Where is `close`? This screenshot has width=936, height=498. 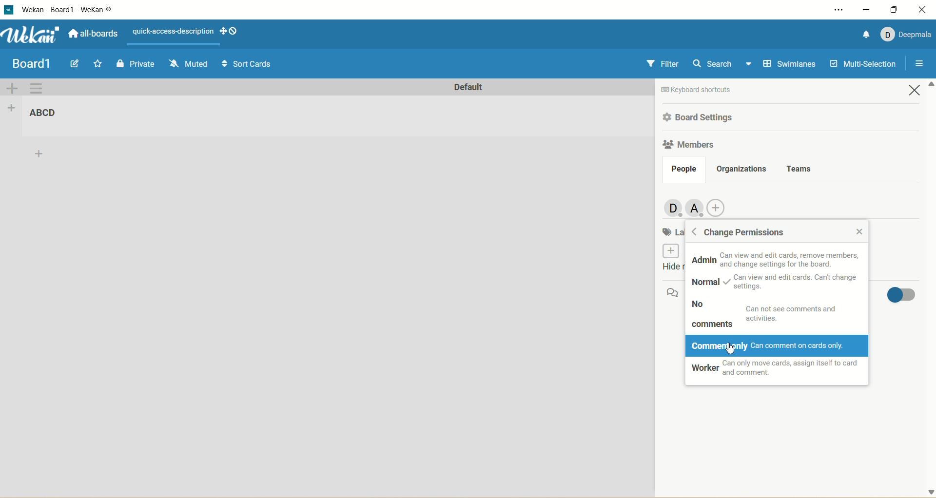 close is located at coordinates (922, 11).